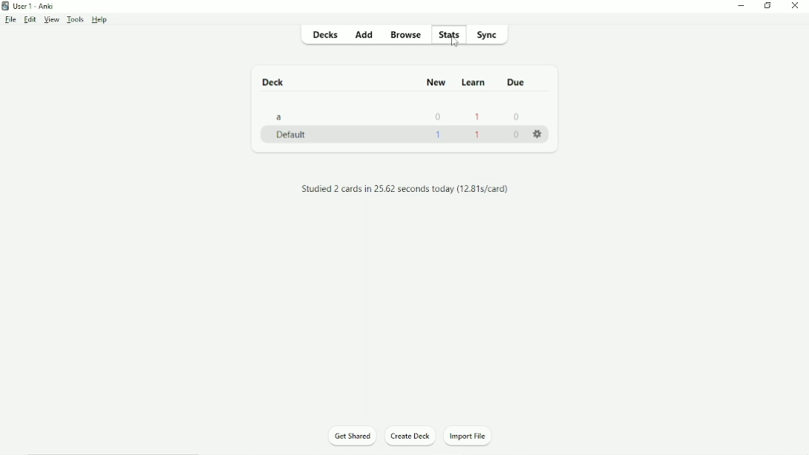 Image resolution: width=809 pixels, height=455 pixels. I want to click on Close, so click(795, 6).